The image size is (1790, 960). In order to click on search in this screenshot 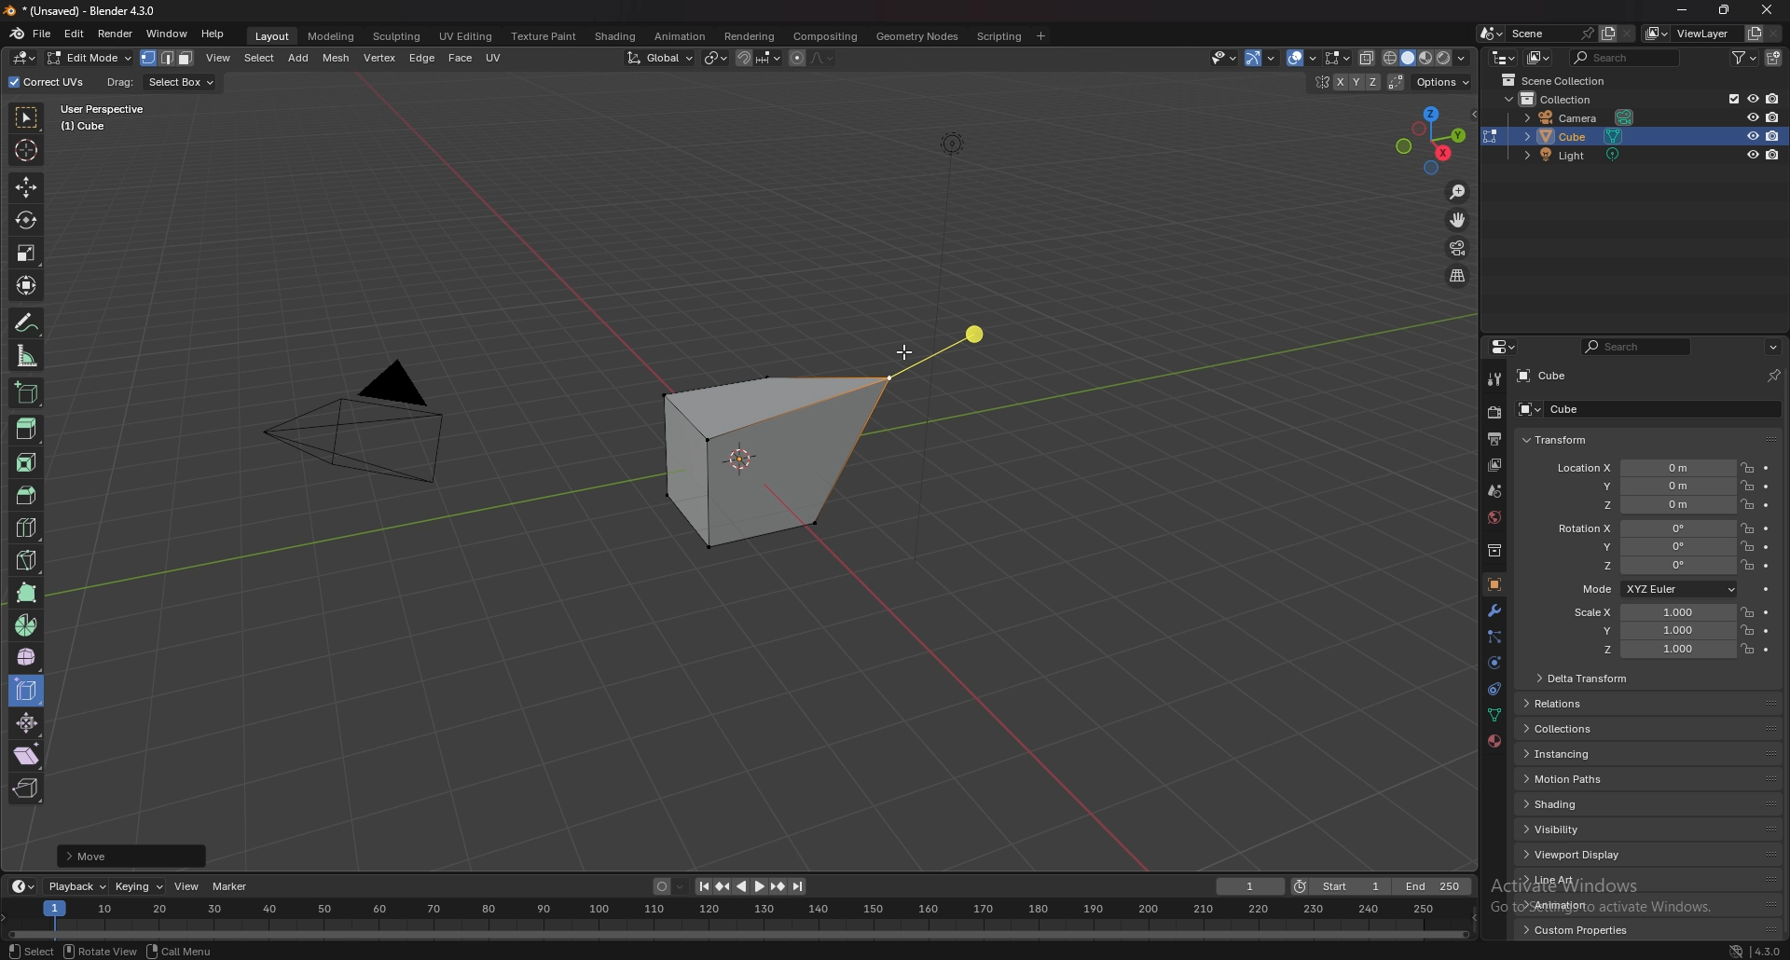, I will do `click(1639, 347)`.